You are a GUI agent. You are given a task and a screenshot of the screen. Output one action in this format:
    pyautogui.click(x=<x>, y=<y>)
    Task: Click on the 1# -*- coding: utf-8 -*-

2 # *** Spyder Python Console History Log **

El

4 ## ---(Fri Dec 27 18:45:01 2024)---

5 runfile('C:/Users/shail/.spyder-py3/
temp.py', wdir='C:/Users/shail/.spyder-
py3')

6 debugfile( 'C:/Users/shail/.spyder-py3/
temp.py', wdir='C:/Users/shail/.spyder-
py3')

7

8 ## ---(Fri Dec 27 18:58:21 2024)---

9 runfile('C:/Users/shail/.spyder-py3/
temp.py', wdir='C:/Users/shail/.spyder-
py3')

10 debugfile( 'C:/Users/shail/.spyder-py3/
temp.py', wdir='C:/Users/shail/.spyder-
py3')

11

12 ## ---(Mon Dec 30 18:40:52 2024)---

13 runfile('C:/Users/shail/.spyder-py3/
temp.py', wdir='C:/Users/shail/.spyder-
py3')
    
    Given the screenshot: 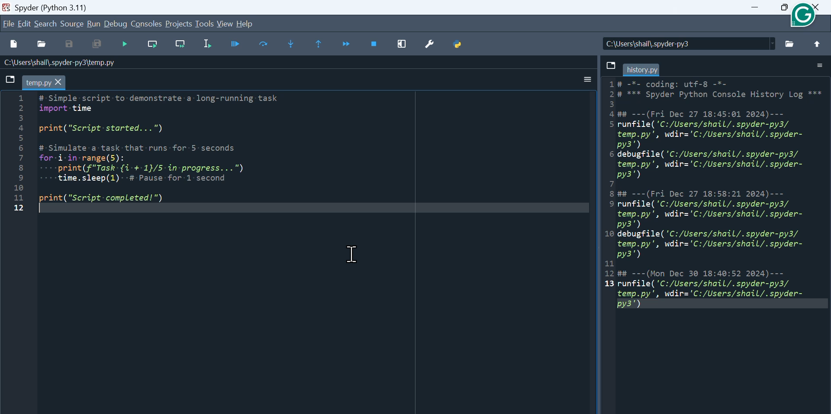 What is the action you would take?
    pyautogui.click(x=716, y=195)
    